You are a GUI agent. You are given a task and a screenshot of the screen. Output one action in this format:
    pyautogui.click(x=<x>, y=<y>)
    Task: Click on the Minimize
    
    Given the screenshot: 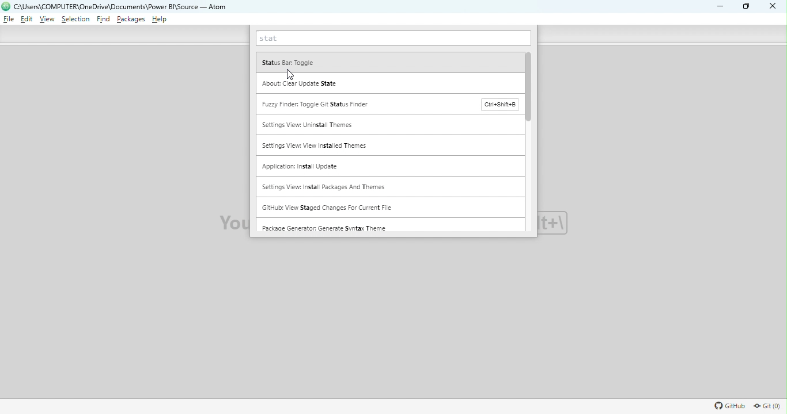 What is the action you would take?
    pyautogui.click(x=718, y=6)
    